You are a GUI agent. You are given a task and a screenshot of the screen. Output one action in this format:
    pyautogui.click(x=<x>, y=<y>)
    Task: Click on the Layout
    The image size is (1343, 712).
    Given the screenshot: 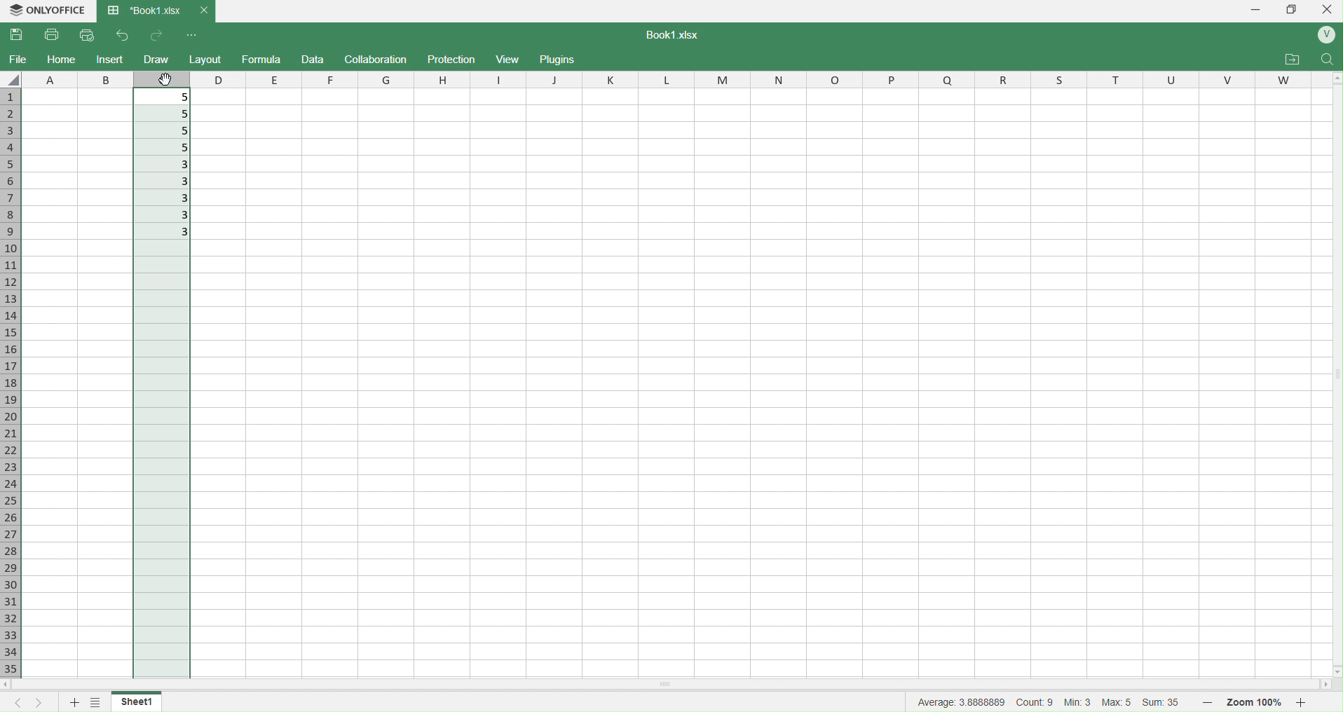 What is the action you would take?
    pyautogui.click(x=206, y=60)
    